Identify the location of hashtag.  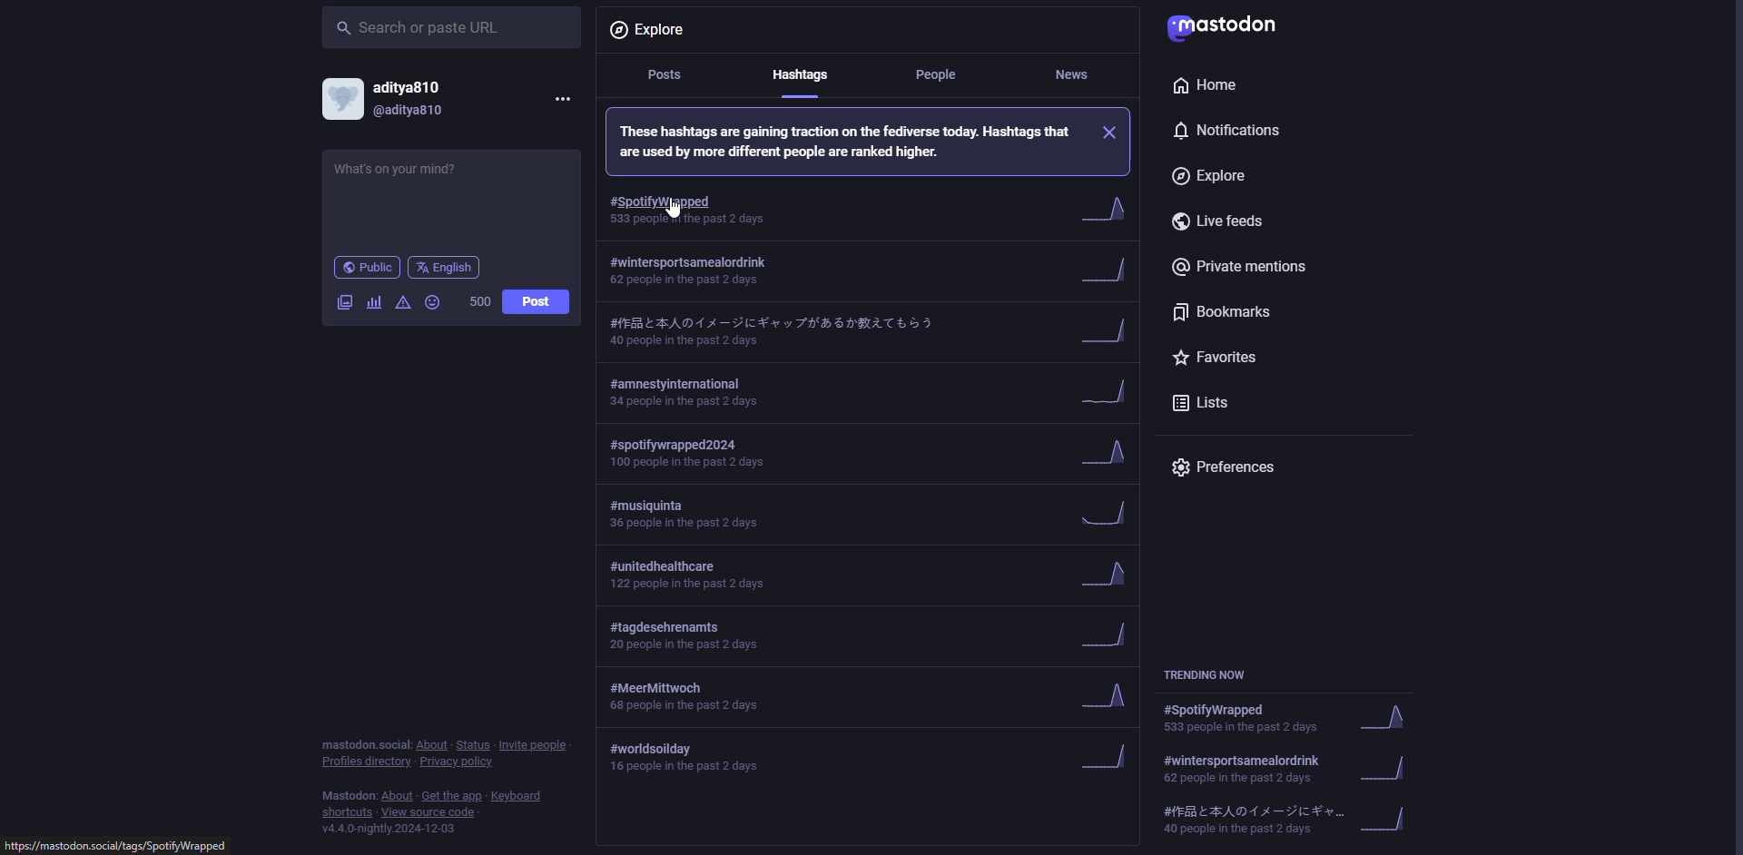
(788, 330).